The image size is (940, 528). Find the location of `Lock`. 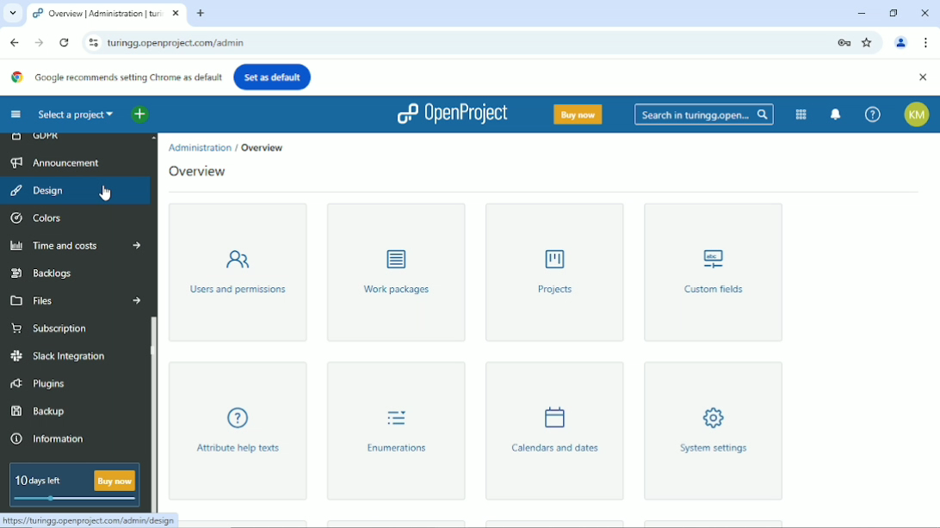

Lock is located at coordinates (844, 41).